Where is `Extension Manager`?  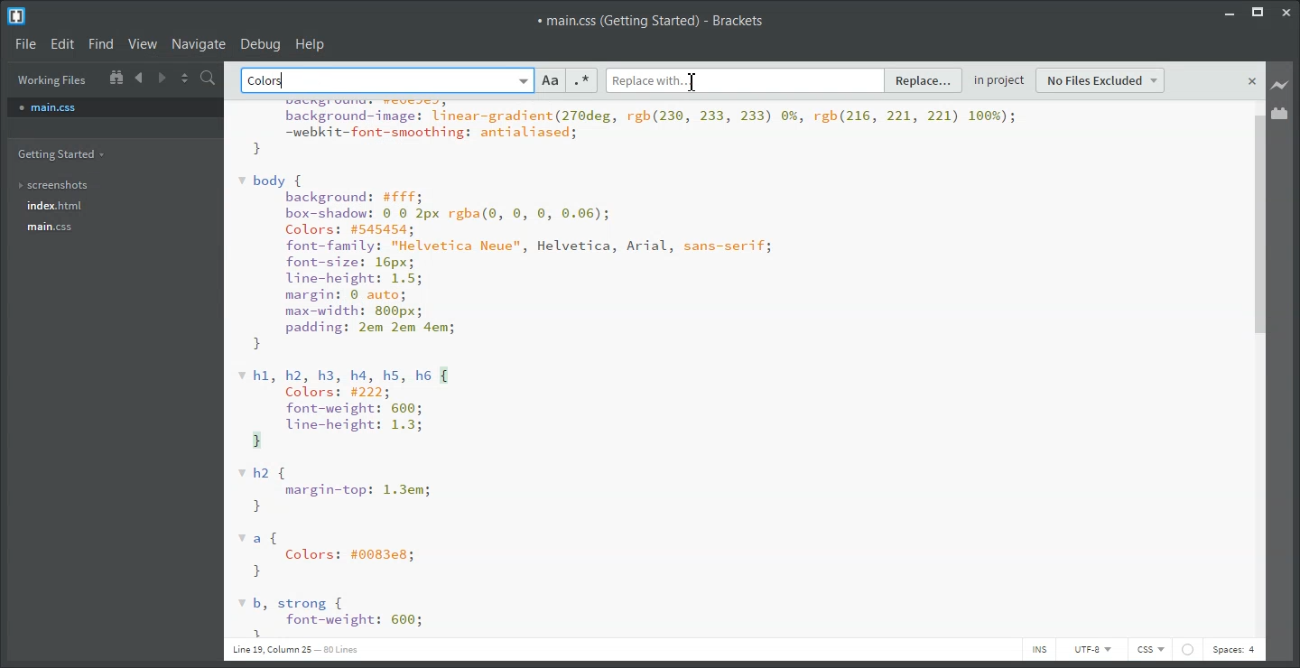 Extension Manager is located at coordinates (1280, 113).